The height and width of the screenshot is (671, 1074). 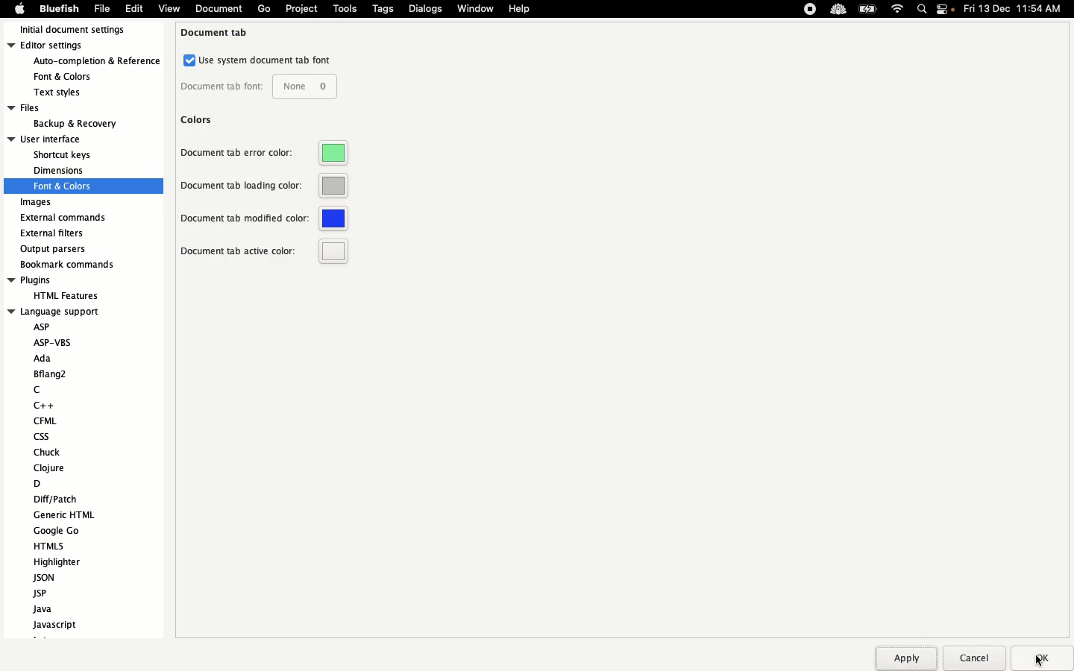 I want to click on document, so click(x=217, y=10).